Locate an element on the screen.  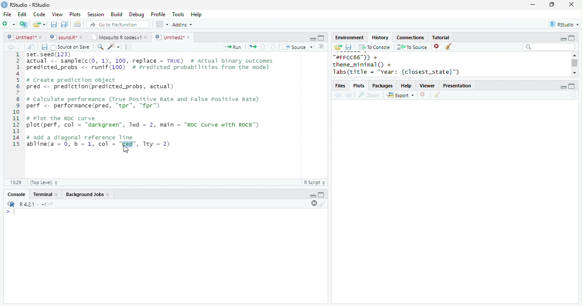
To source is located at coordinates (412, 47).